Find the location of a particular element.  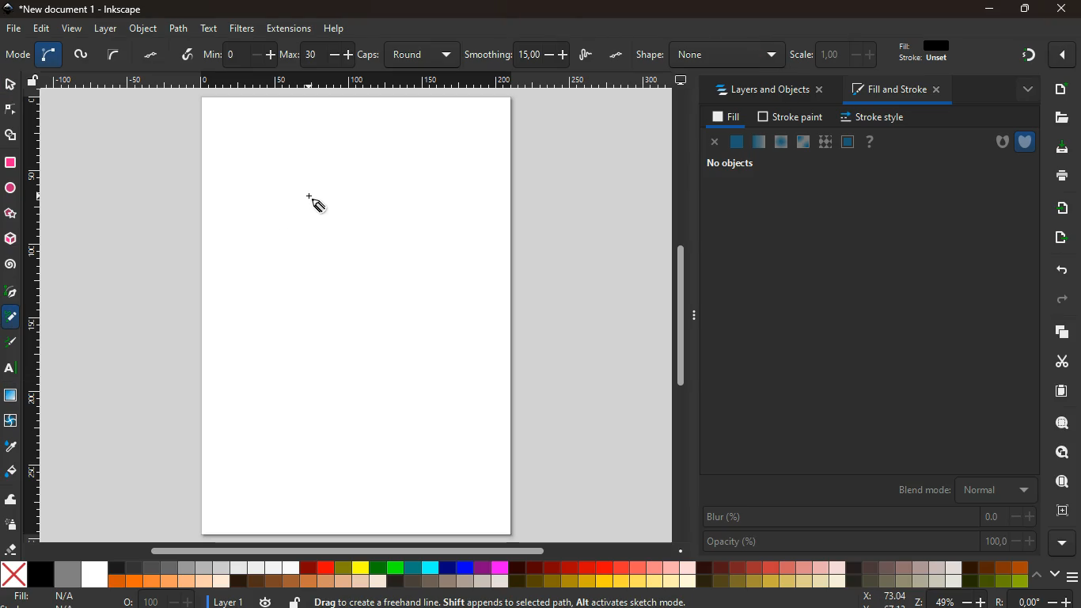

help is located at coordinates (335, 29).